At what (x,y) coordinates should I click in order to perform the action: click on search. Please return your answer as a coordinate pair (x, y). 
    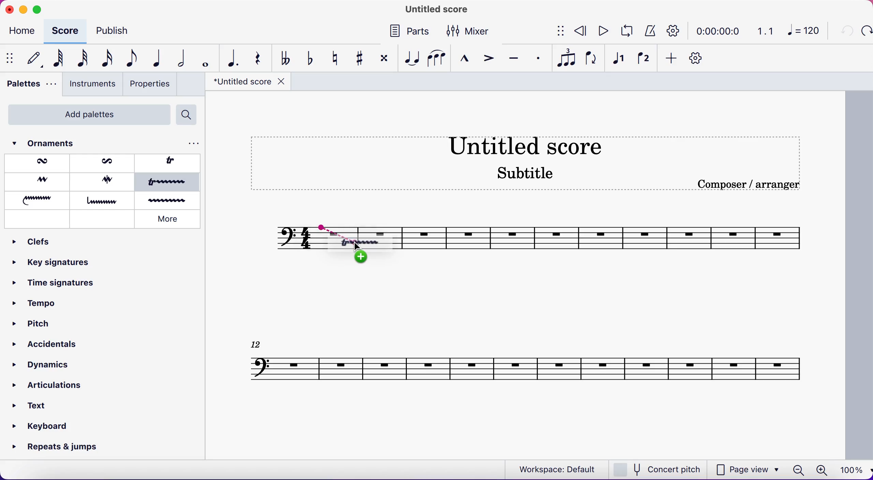
    Looking at the image, I should click on (189, 115).